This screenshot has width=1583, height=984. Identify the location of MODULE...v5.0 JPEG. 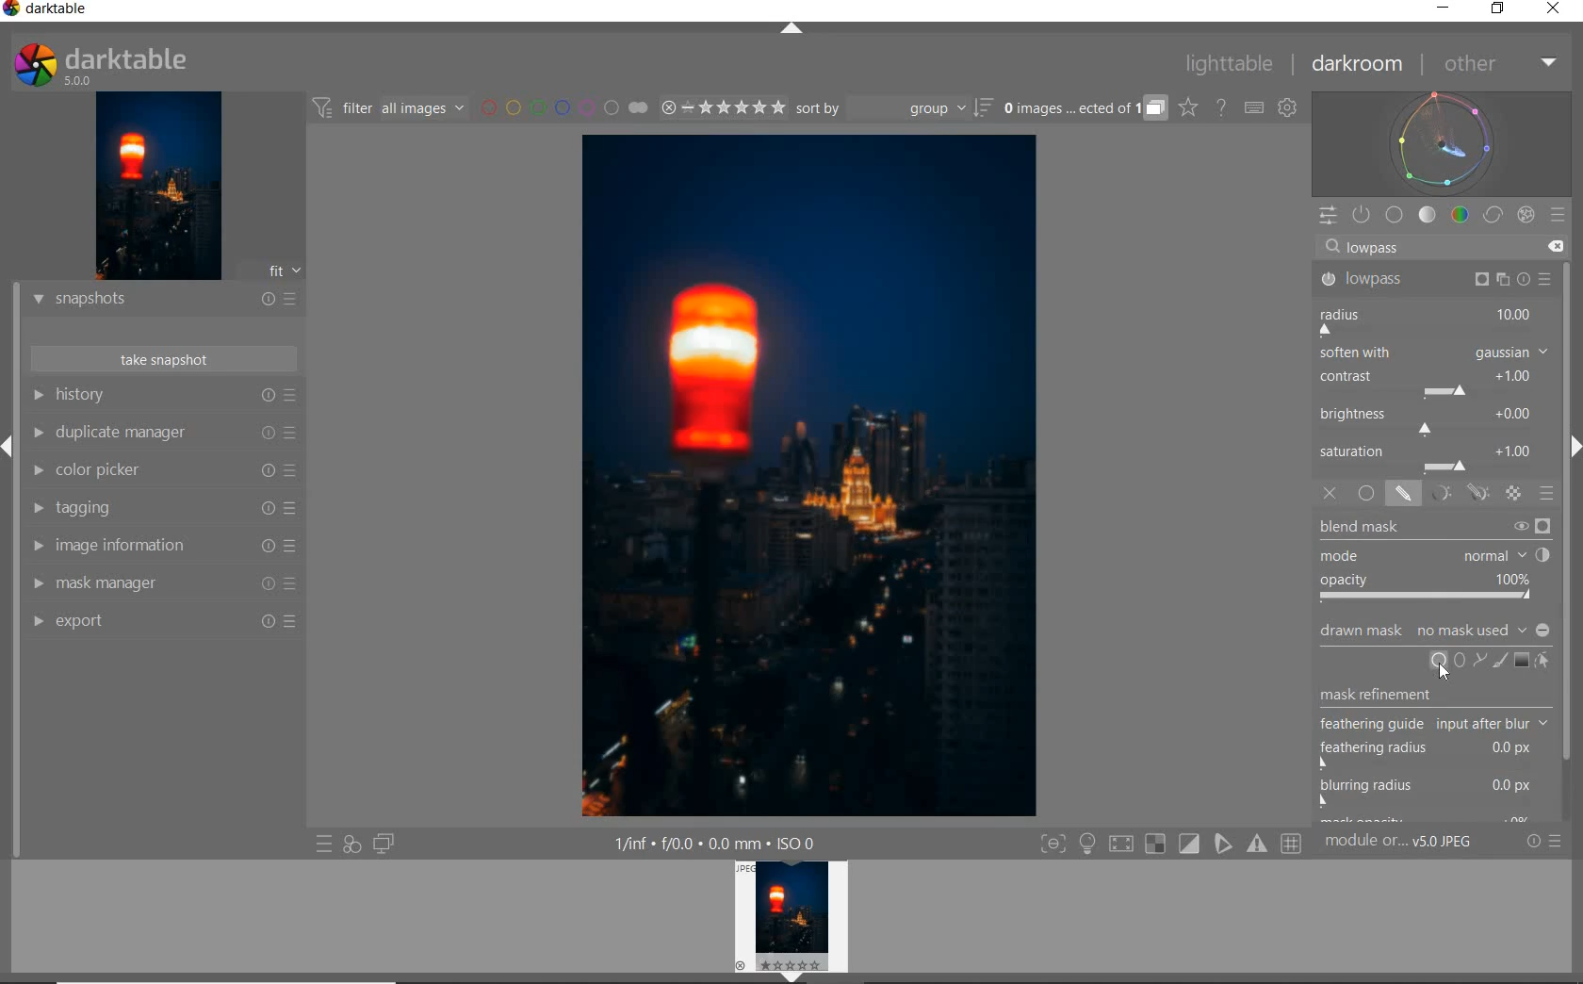
(1418, 844).